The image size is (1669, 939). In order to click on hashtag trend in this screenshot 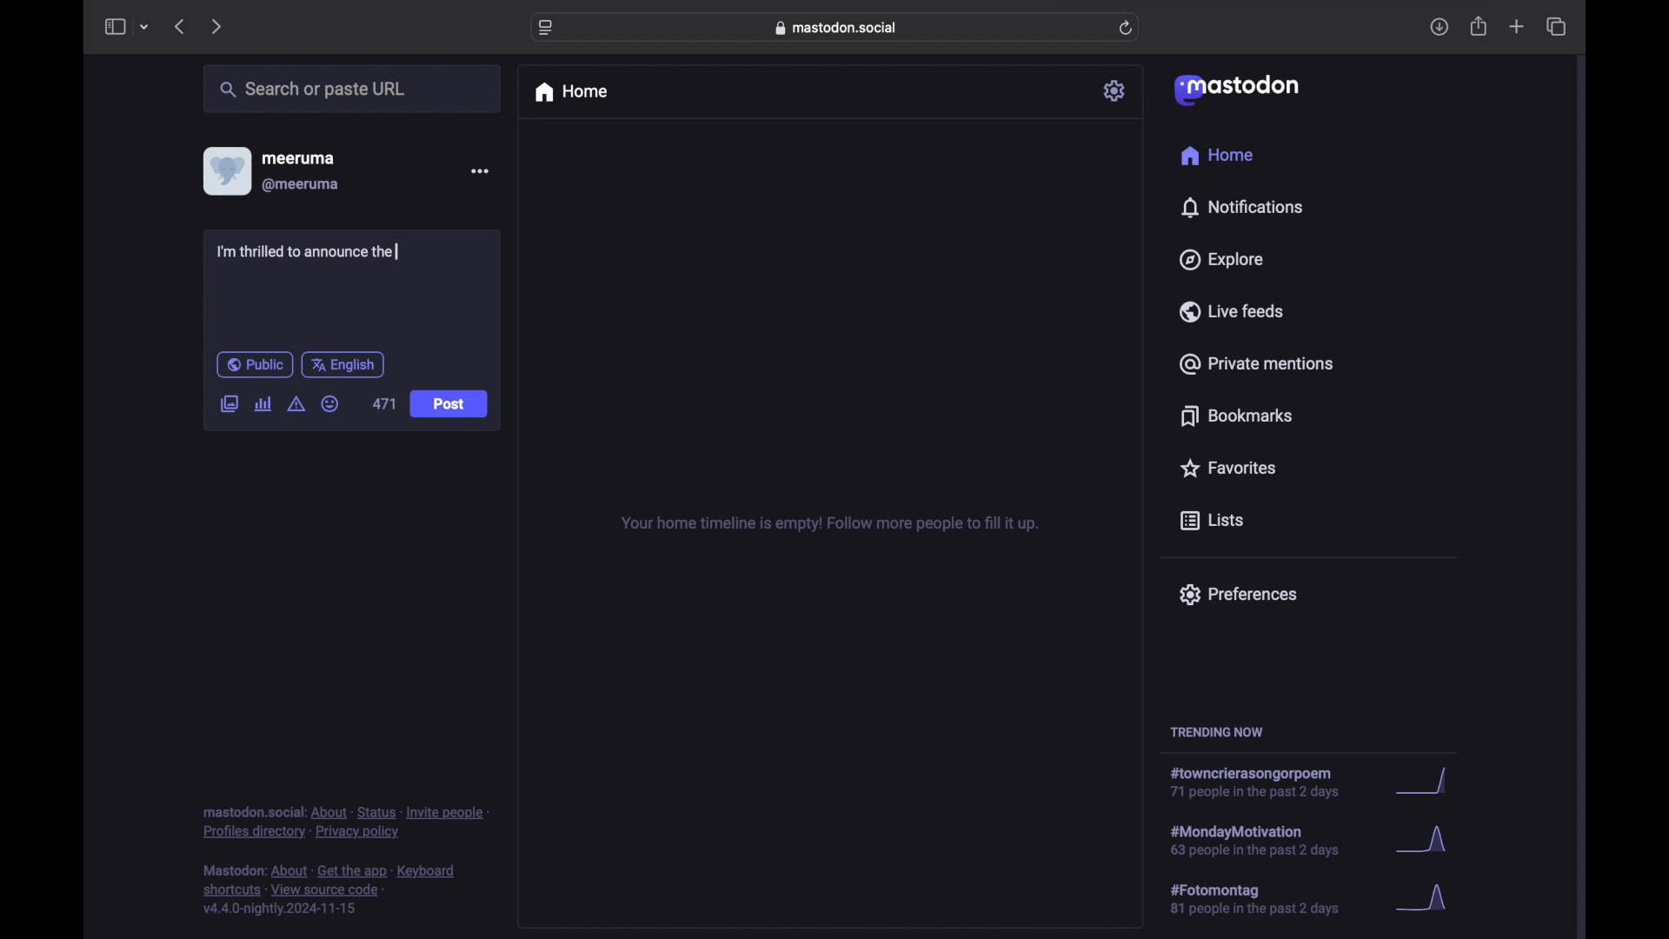, I will do `click(1261, 782)`.